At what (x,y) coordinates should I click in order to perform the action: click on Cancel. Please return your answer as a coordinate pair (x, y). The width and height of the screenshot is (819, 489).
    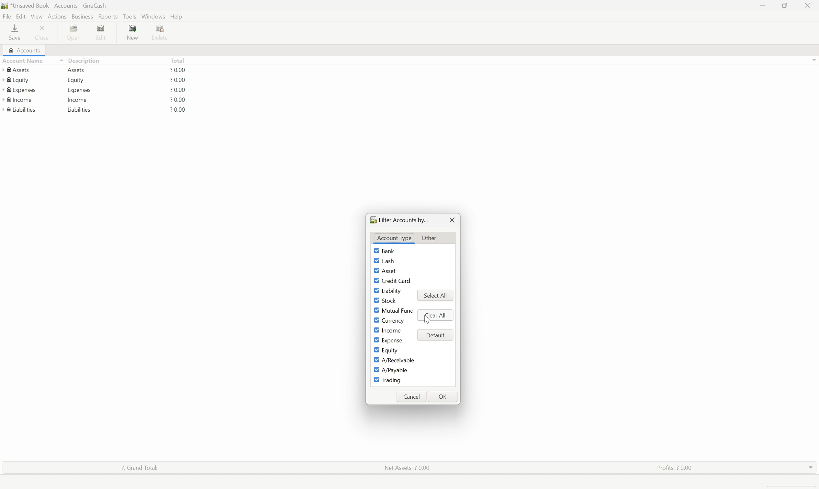
    Looking at the image, I should click on (413, 395).